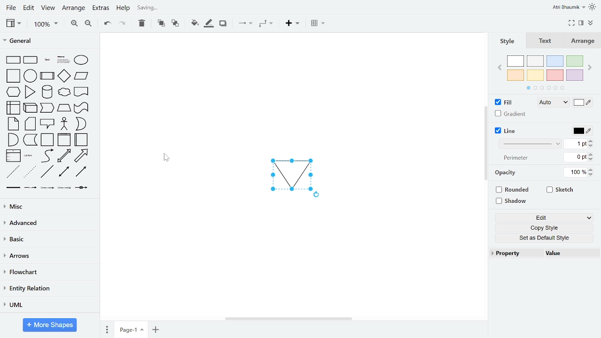 This screenshot has height=338, width=601. I want to click on and, so click(12, 140).